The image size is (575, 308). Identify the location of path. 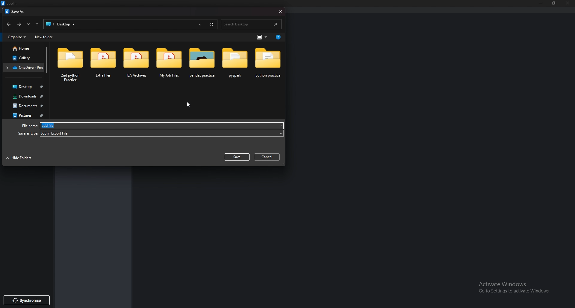
(61, 24).